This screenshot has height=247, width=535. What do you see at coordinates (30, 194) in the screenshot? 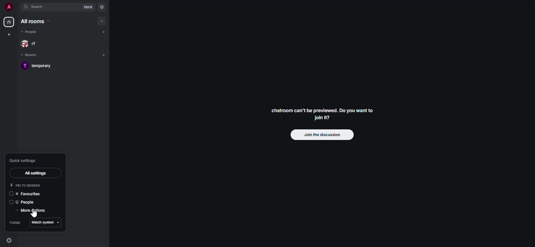
I see `favorites` at bounding box center [30, 194].